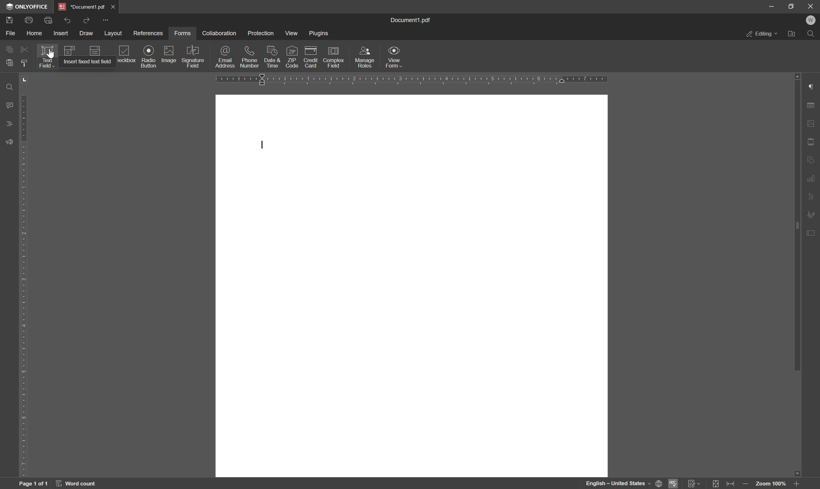 The width and height of the screenshot is (820, 489). I want to click on undo, so click(68, 20).